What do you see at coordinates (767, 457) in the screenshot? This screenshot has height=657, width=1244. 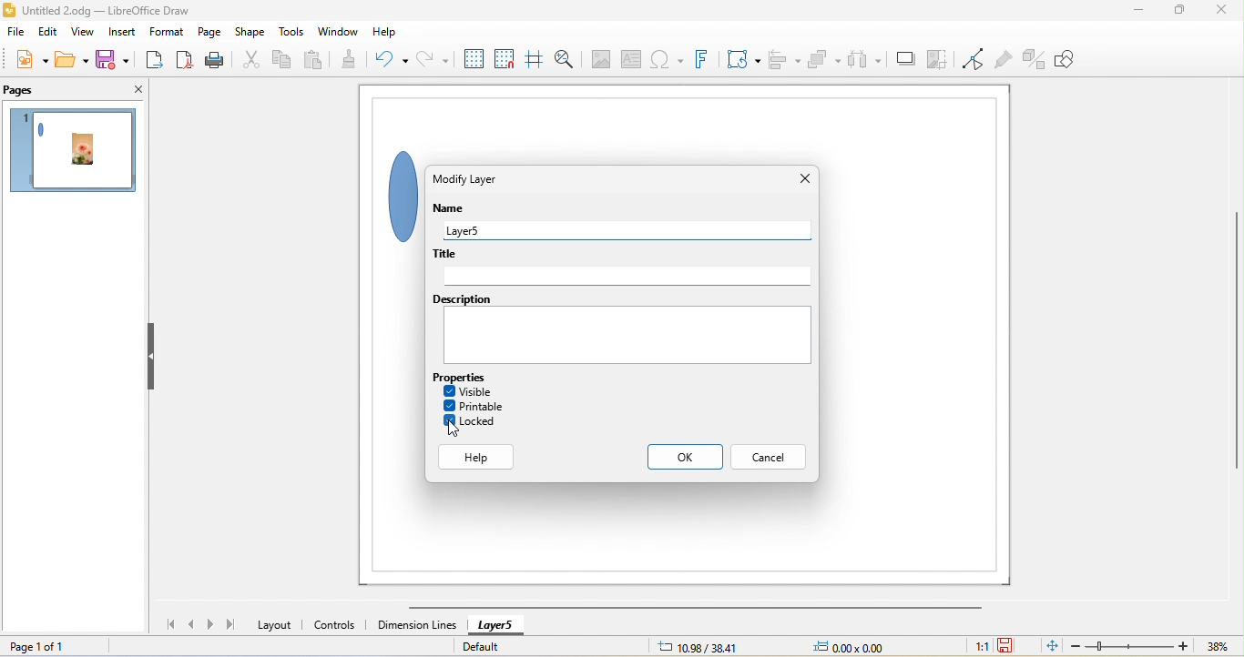 I see `cancel` at bounding box center [767, 457].